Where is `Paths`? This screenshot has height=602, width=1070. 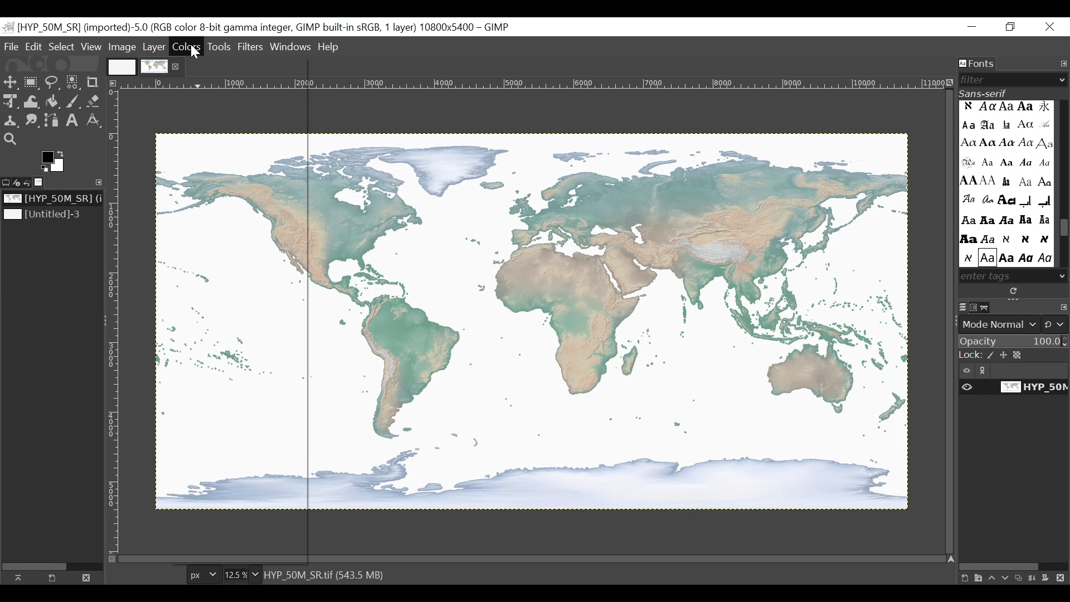 Paths is located at coordinates (988, 307).